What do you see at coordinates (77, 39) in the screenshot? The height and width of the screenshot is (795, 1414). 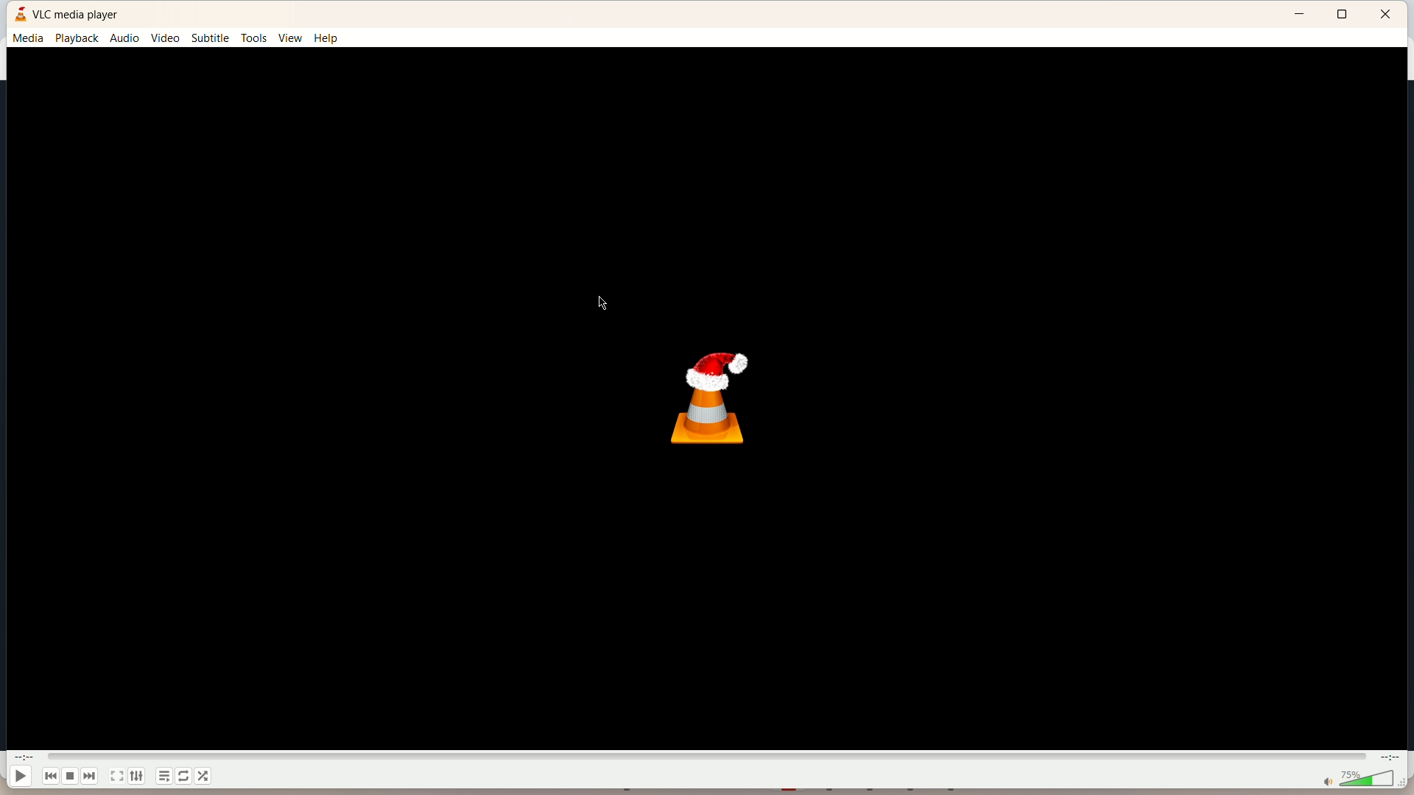 I see `playback` at bounding box center [77, 39].